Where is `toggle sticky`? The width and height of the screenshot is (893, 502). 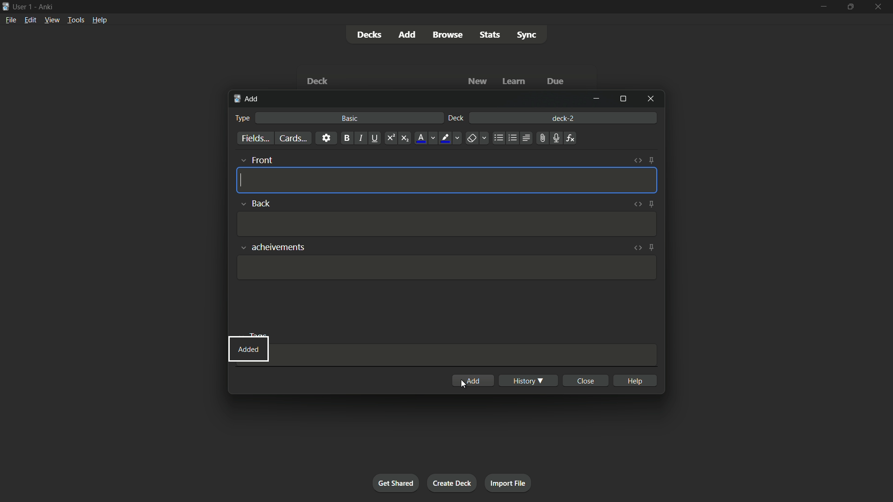 toggle sticky is located at coordinates (652, 248).